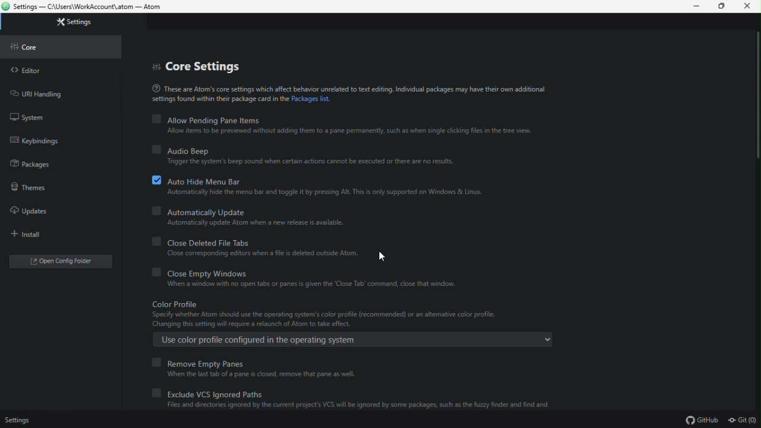 The image size is (761, 428). What do you see at coordinates (200, 273) in the screenshot?
I see `Close Empty Windows` at bounding box center [200, 273].